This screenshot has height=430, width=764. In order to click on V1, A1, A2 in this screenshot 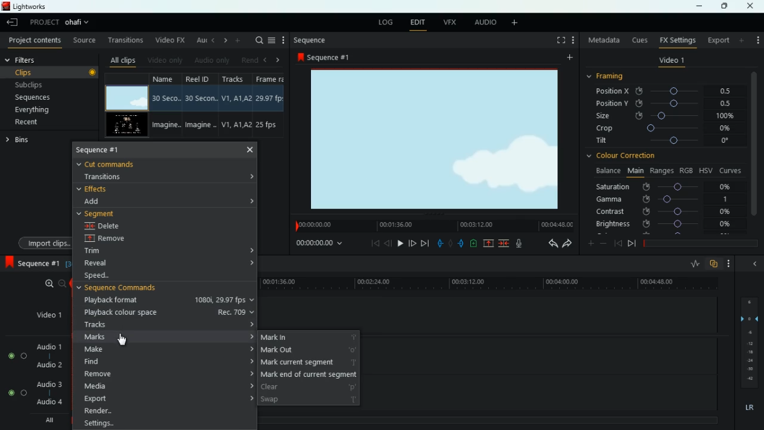, I will do `click(236, 125)`.